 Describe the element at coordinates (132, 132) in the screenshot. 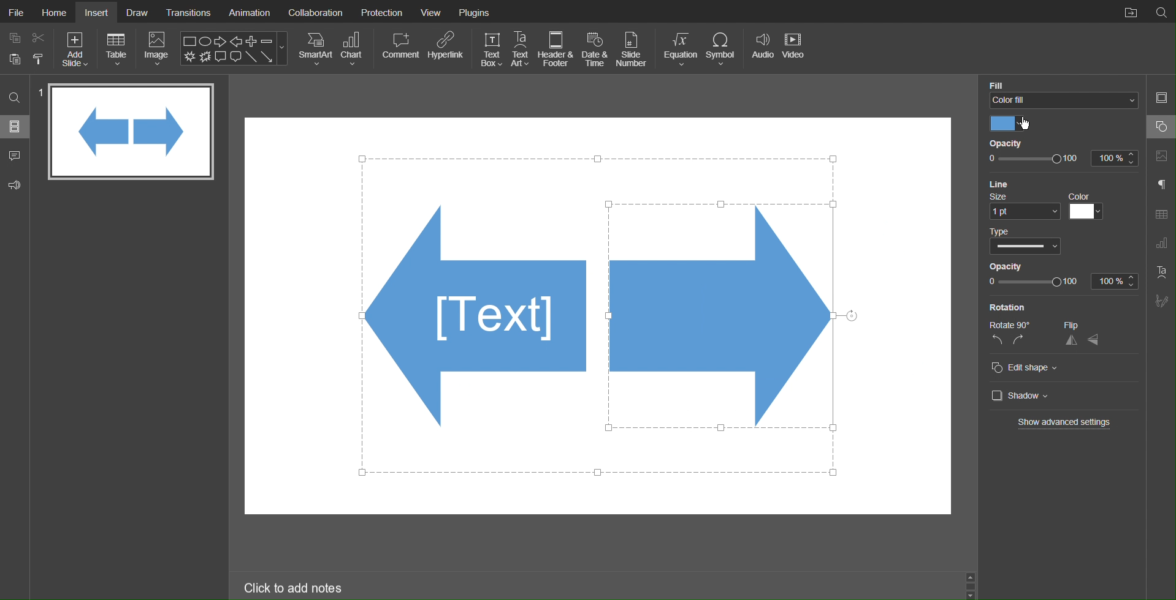

I see `Slide 1` at that location.